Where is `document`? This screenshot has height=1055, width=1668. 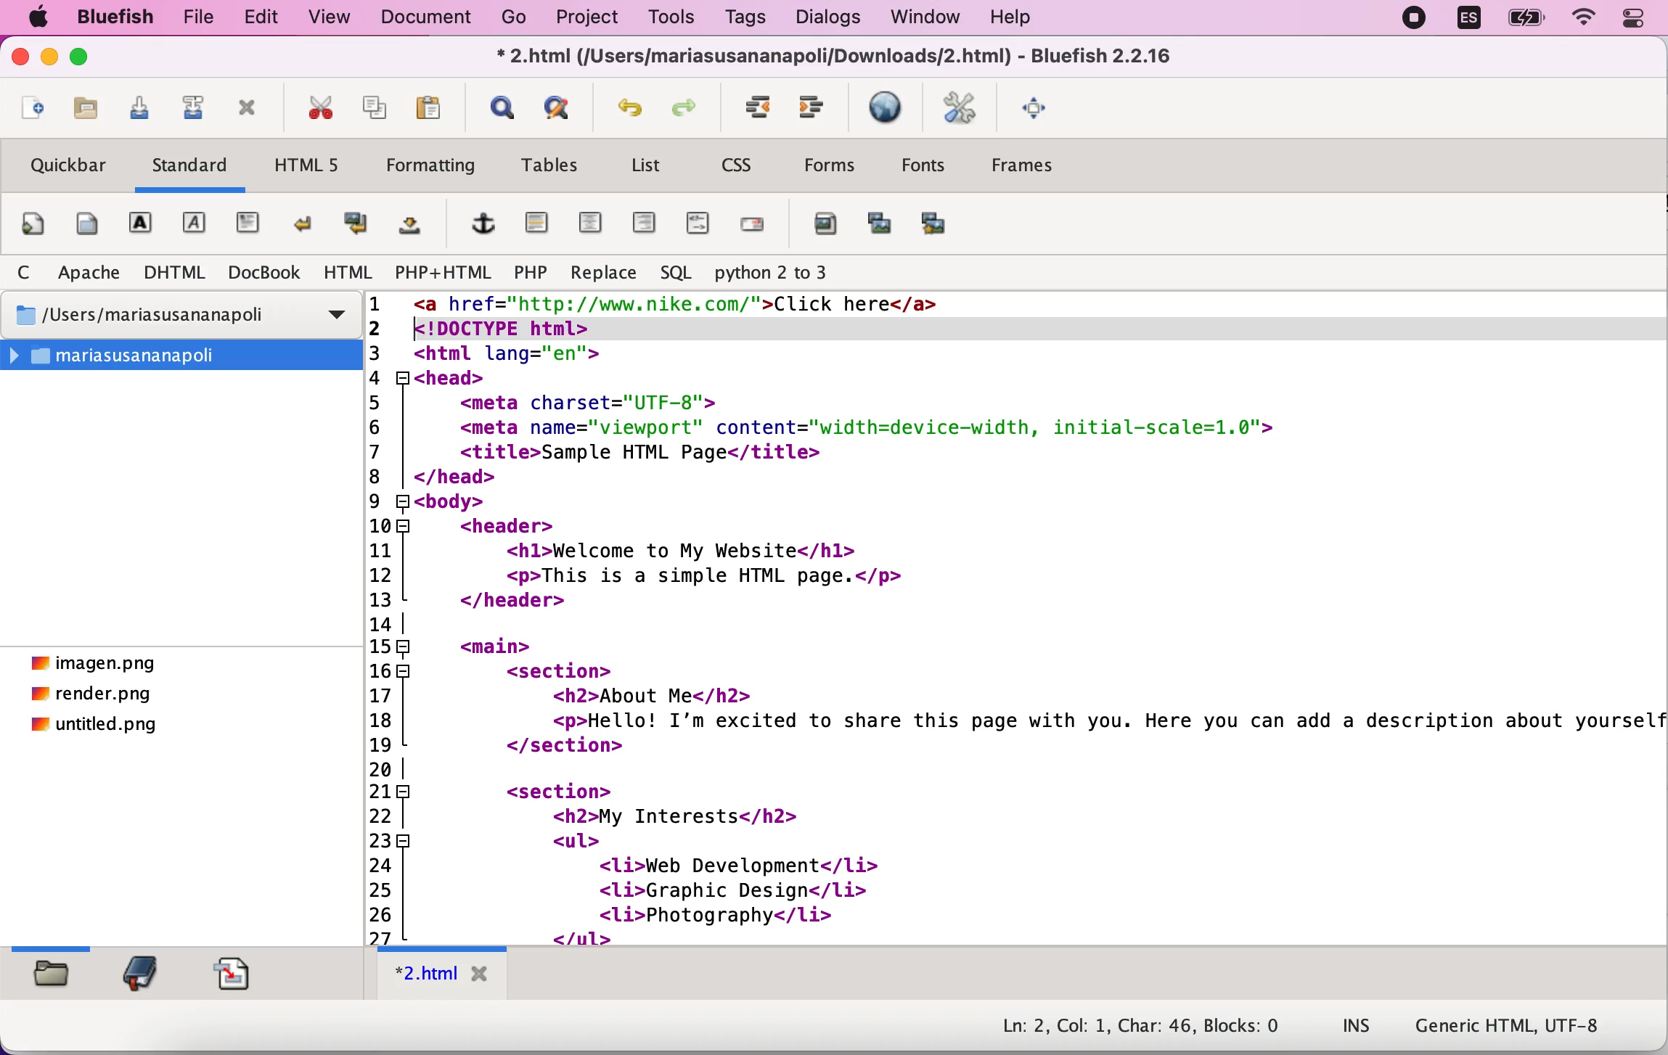 document is located at coordinates (428, 21).